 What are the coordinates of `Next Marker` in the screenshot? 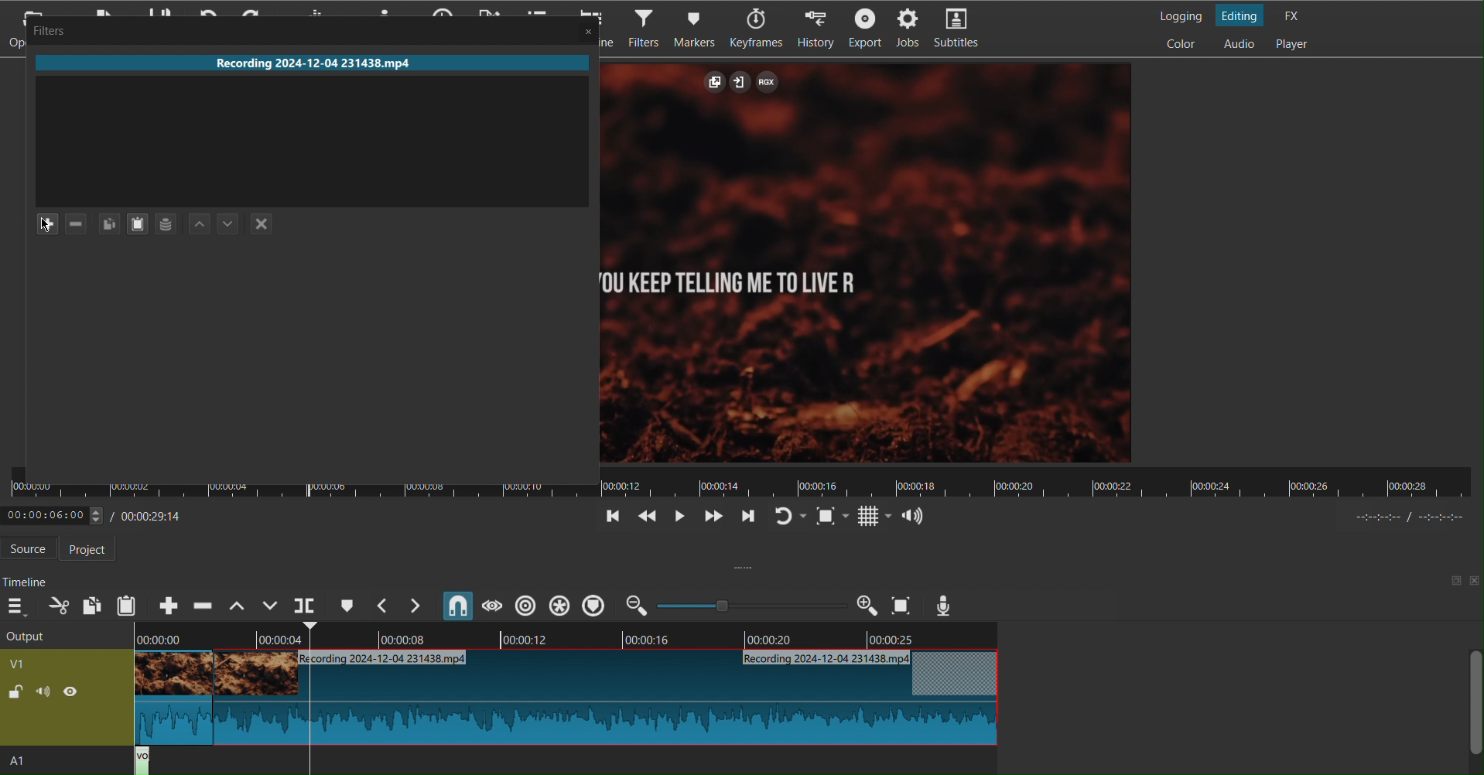 It's located at (418, 606).